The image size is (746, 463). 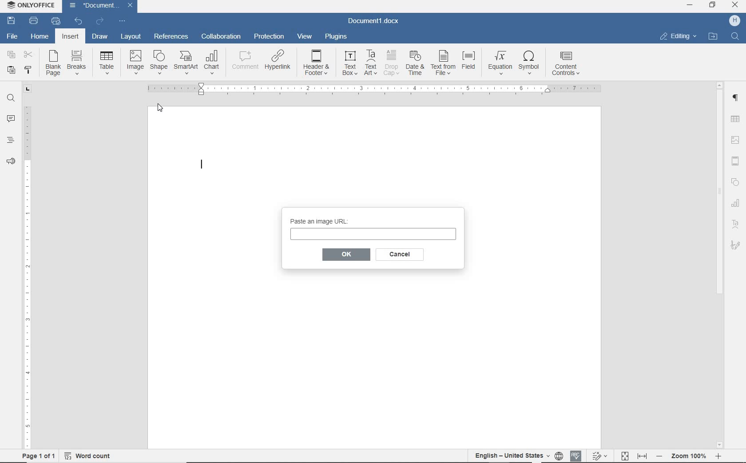 What do you see at coordinates (12, 161) in the screenshot?
I see `feedback & support` at bounding box center [12, 161].